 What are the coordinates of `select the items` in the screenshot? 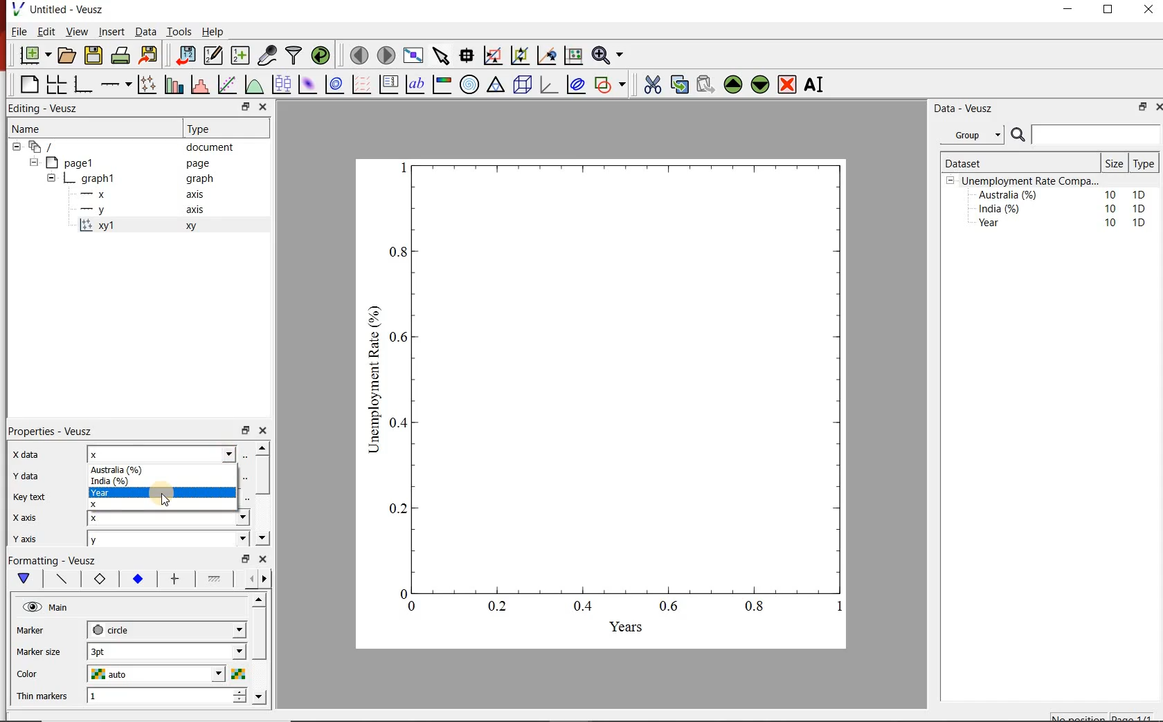 It's located at (442, 54).